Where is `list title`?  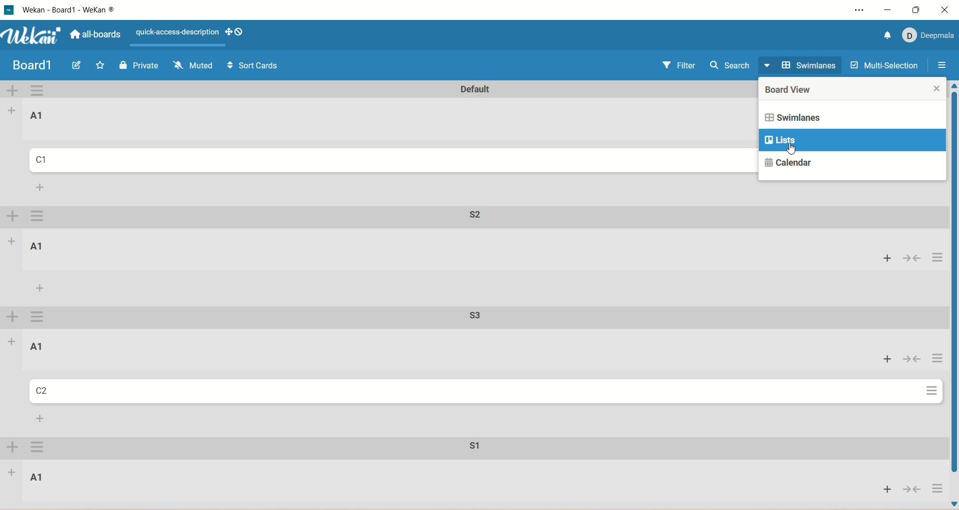
list title is located at coordinates (40, 116).